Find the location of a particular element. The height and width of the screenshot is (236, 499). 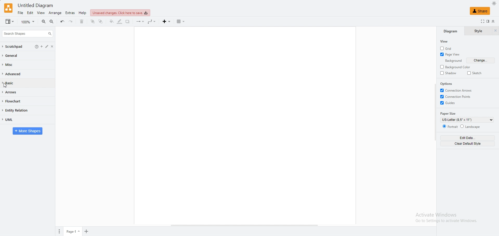

shadow is located at coordinates (449, 73).